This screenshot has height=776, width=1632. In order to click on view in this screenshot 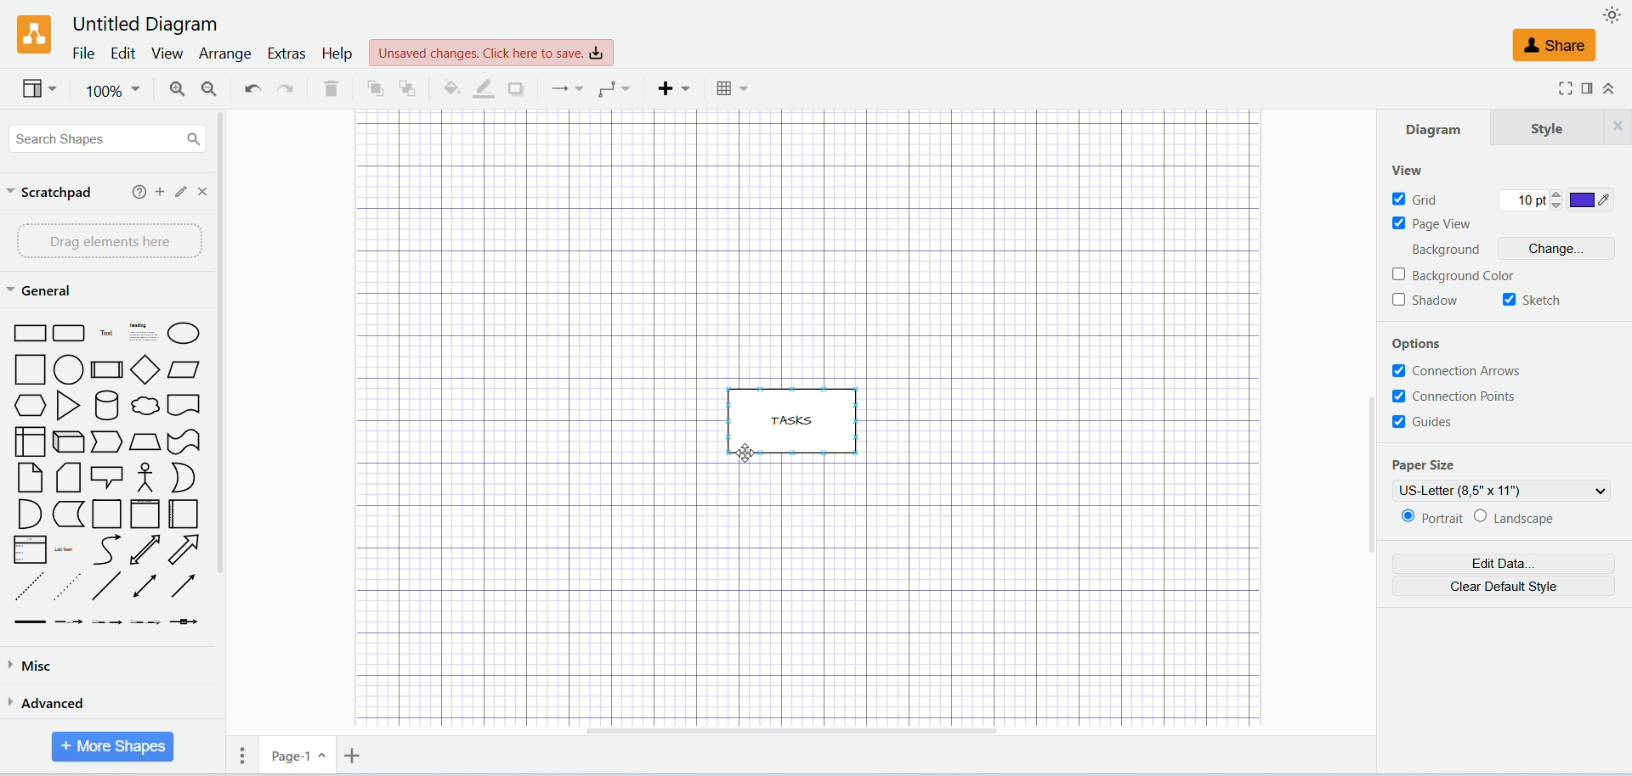, I will do `click(1410, 172)`.